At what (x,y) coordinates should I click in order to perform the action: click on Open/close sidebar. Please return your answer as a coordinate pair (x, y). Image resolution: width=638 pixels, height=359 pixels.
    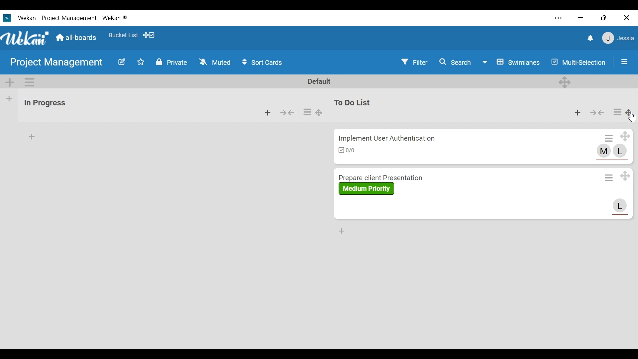
    Looking at the image, I should click on (624, 62).